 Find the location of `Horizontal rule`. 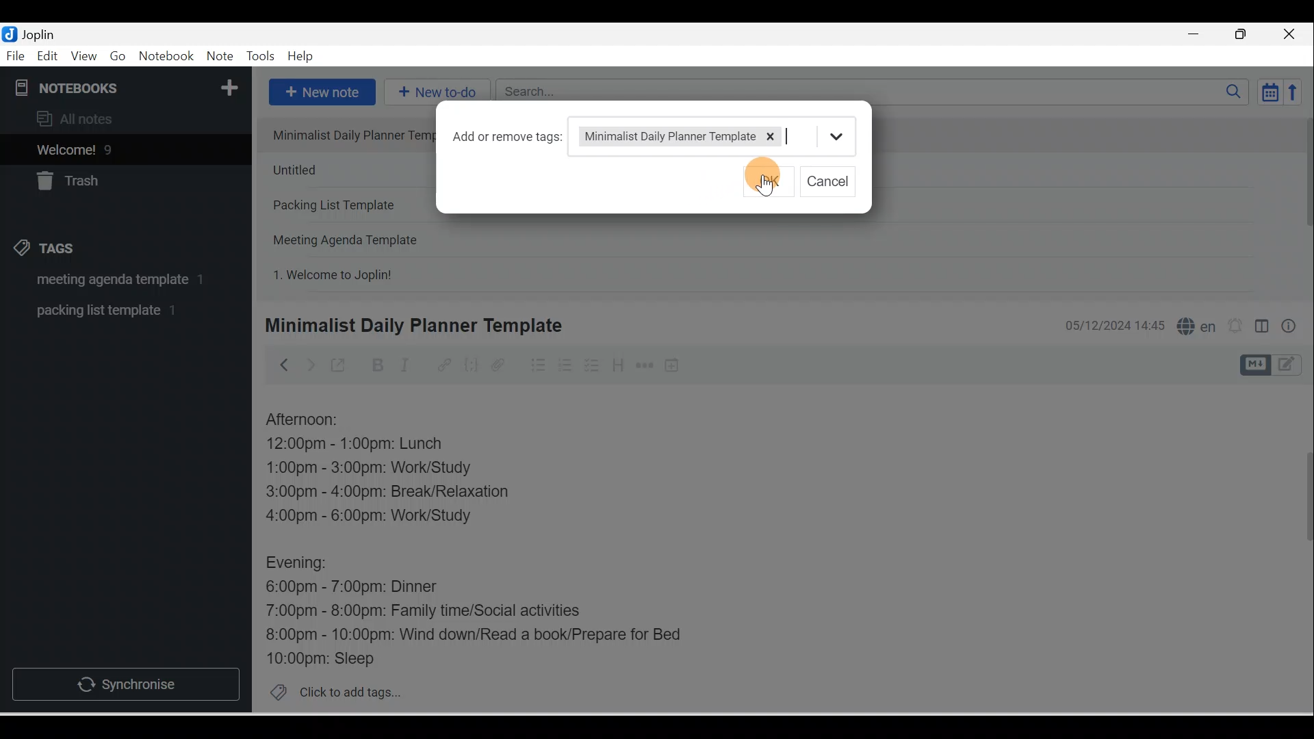

Horizontal rule is located at coordinates (646, 365).